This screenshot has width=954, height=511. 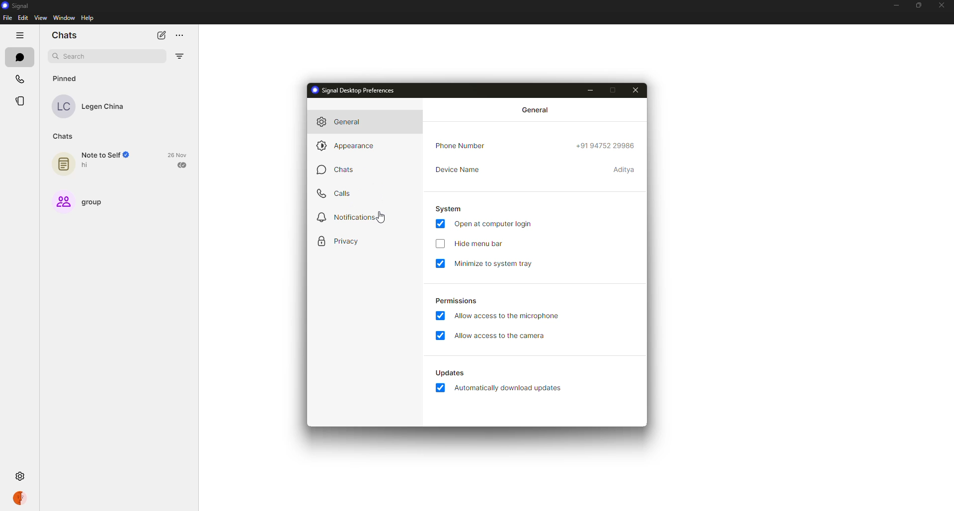 I want to click on note to self, so click(x=90, y=163).